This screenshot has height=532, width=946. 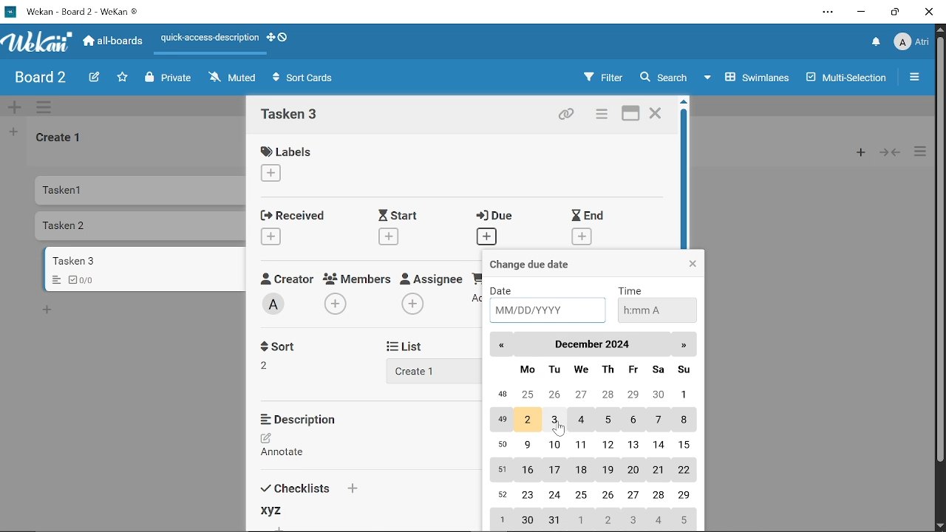 What do you see at coordinates (291, 214) in the screenshot?
I see `Received` at bounding box center [291, 214].